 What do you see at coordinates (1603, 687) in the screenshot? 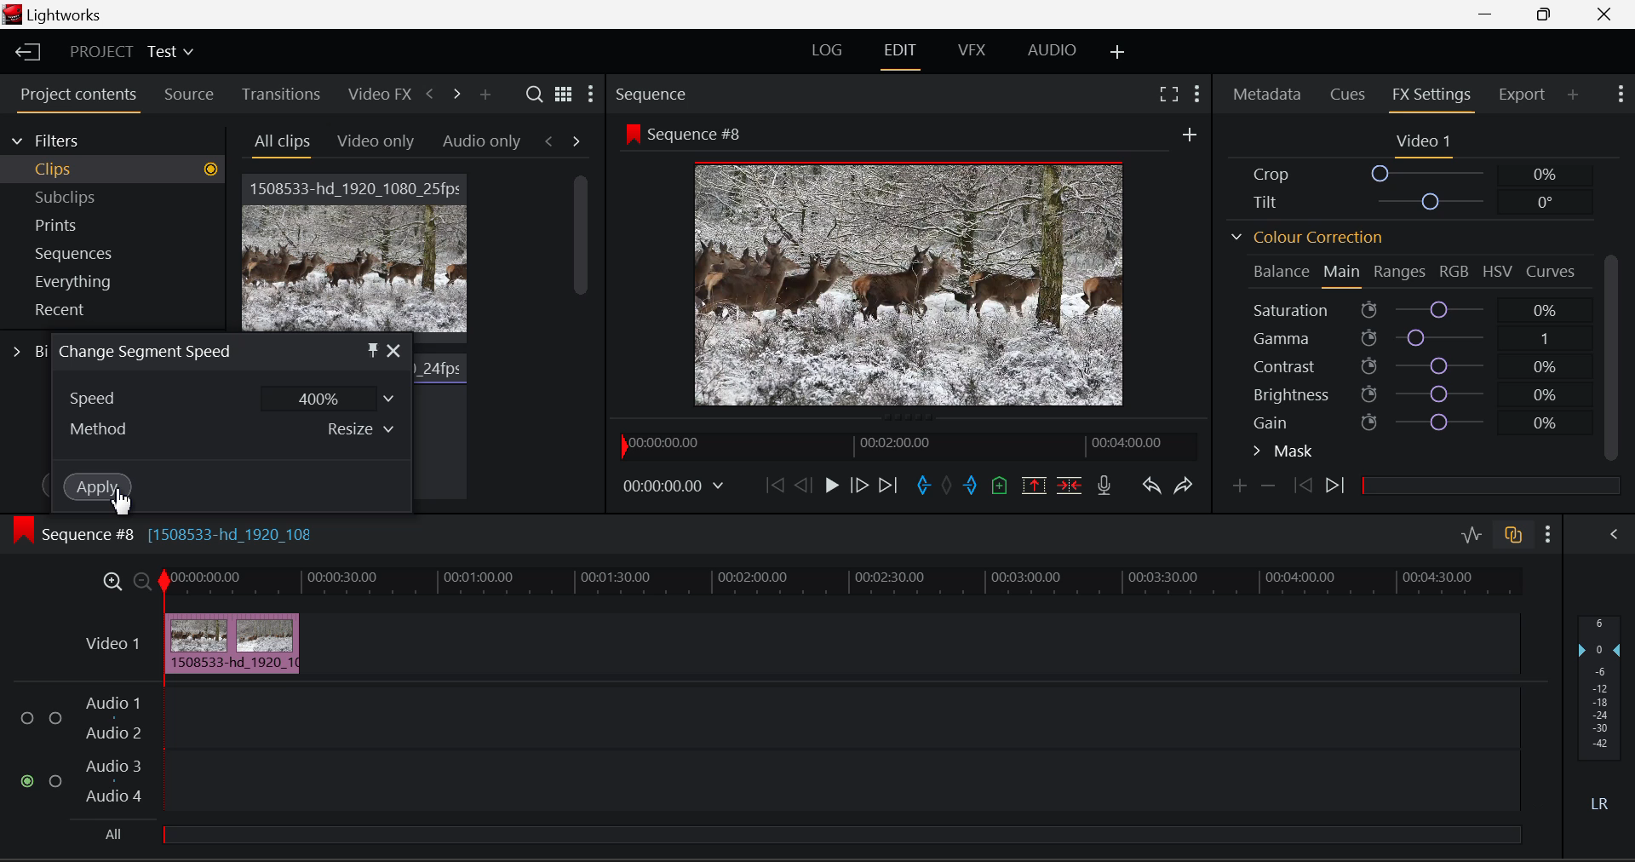
I see `Decibel Level` at bounding box center [1603, 687].